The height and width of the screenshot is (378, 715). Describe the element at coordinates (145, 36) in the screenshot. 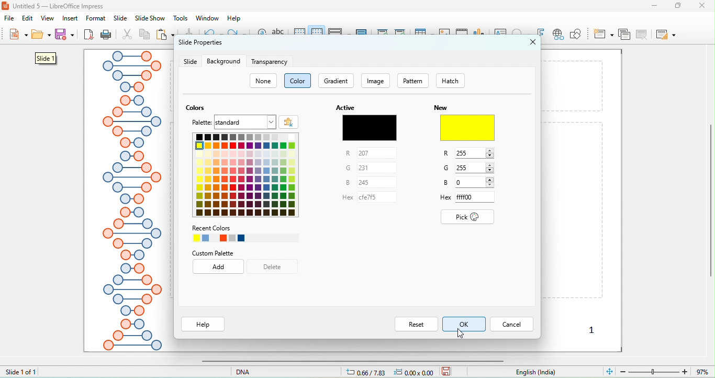

I see `copy` at that location.